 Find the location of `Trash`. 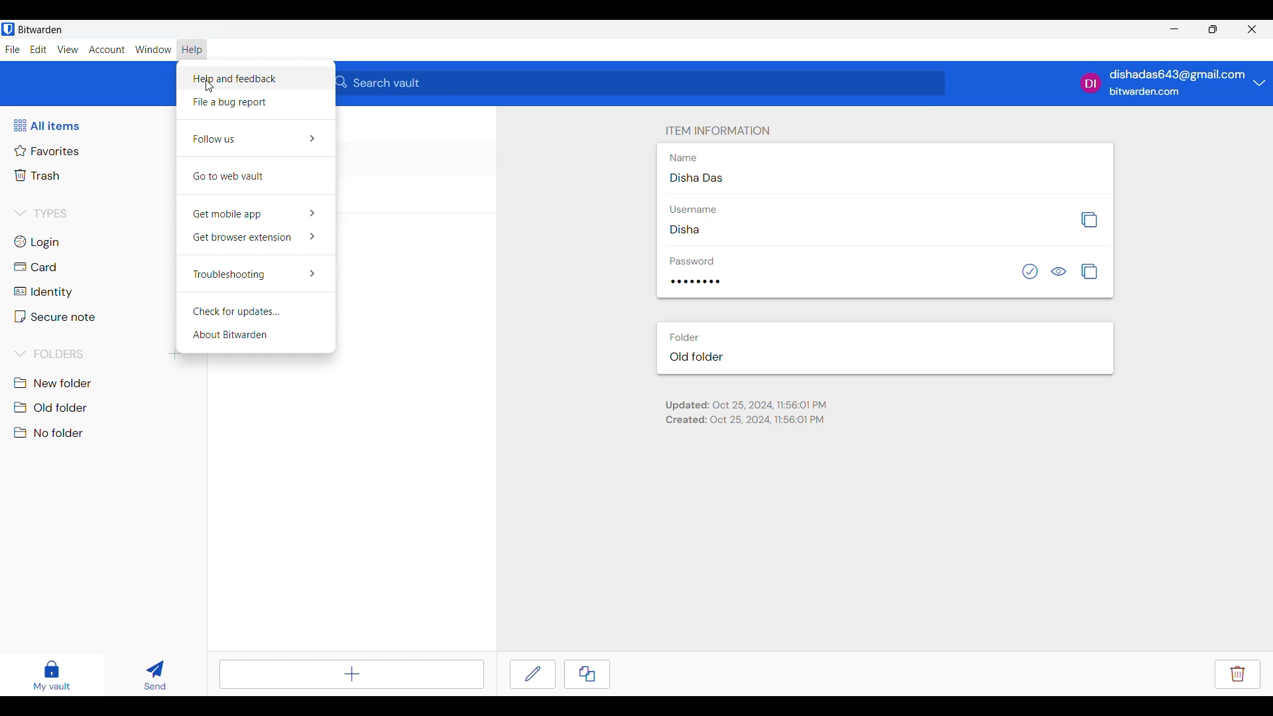

Trash is located at coordinates (38, 175).